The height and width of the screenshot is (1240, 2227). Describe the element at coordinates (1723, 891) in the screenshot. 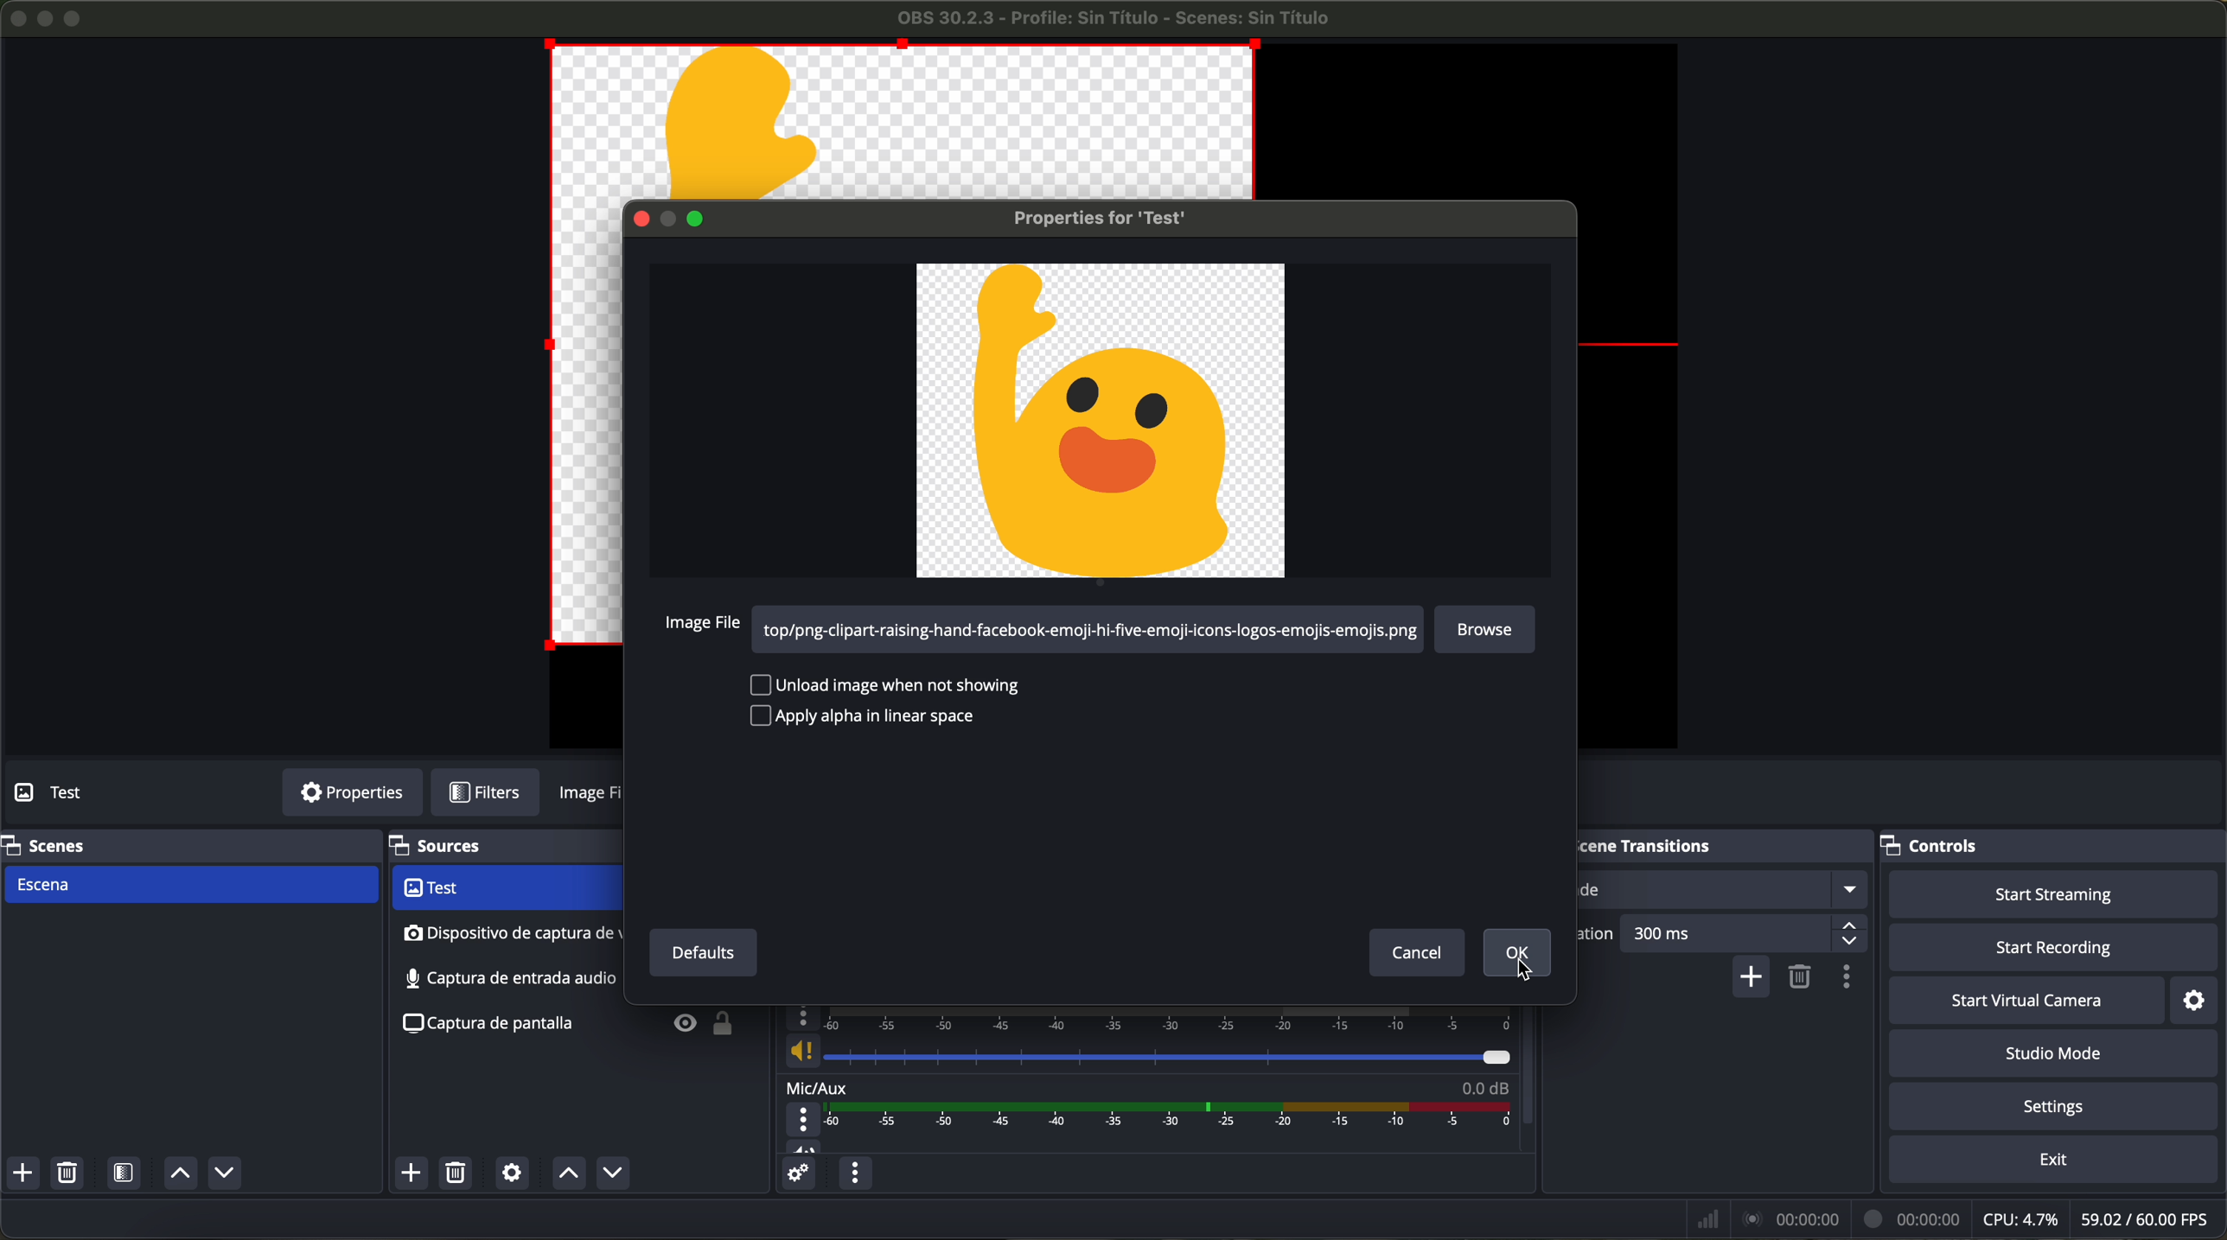

I see `fade` at that location.